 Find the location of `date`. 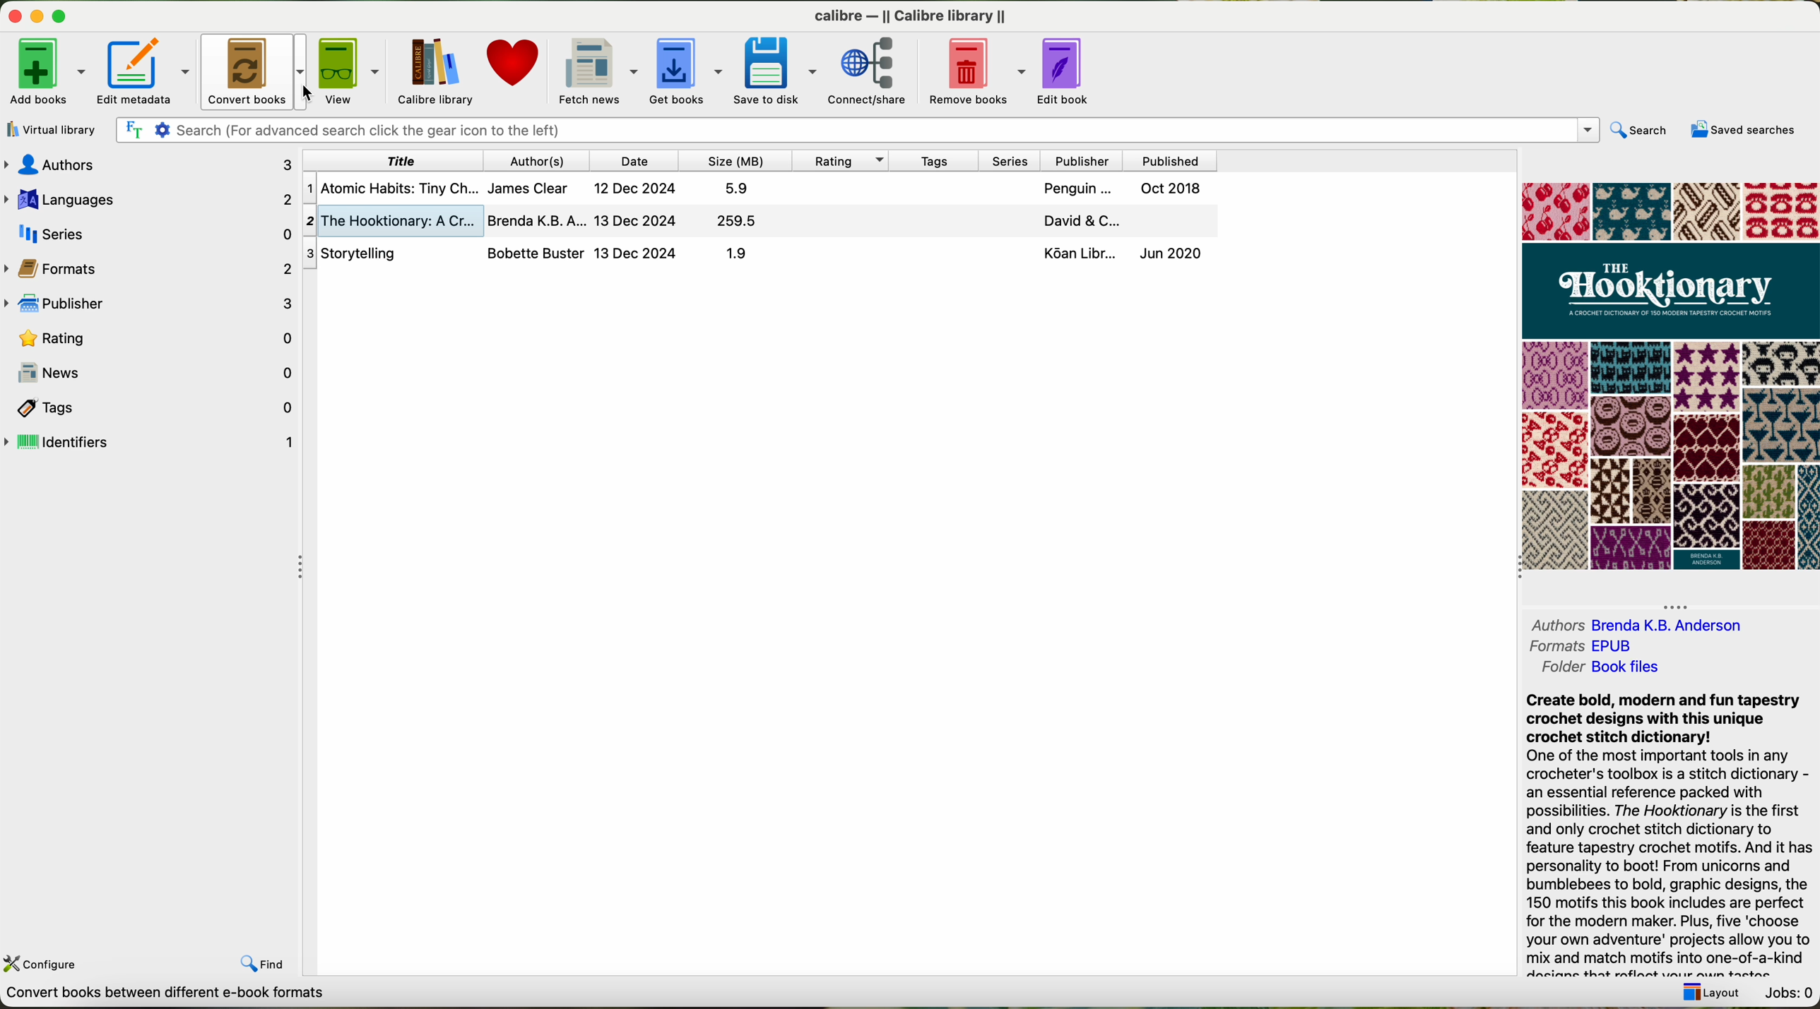

date is located at coordinates (634, 162).